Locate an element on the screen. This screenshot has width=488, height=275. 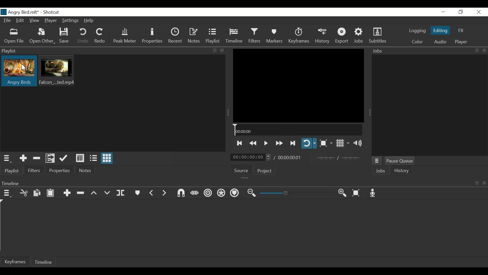
Timeline is located at coordinates (234, 36).